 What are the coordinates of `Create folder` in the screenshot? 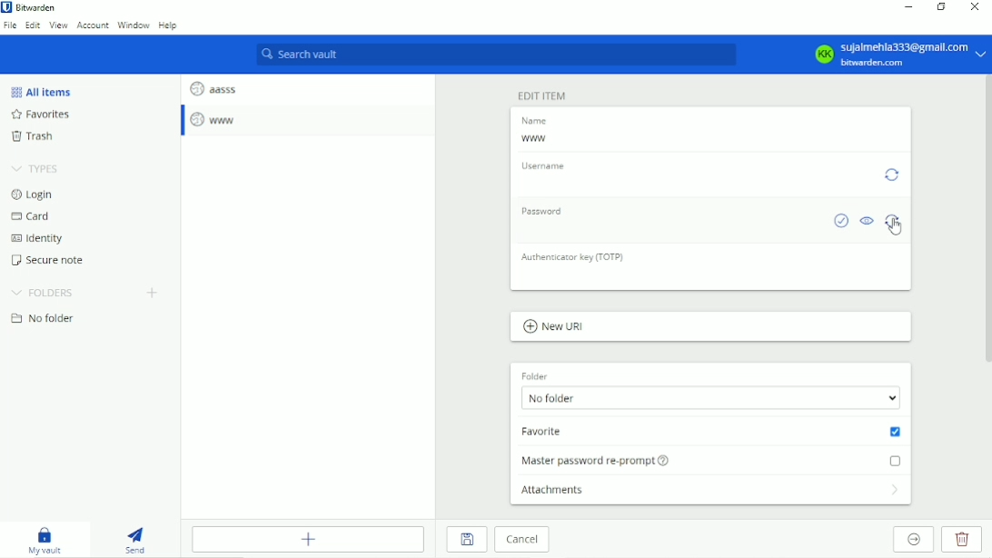 It's located at (154, 293).